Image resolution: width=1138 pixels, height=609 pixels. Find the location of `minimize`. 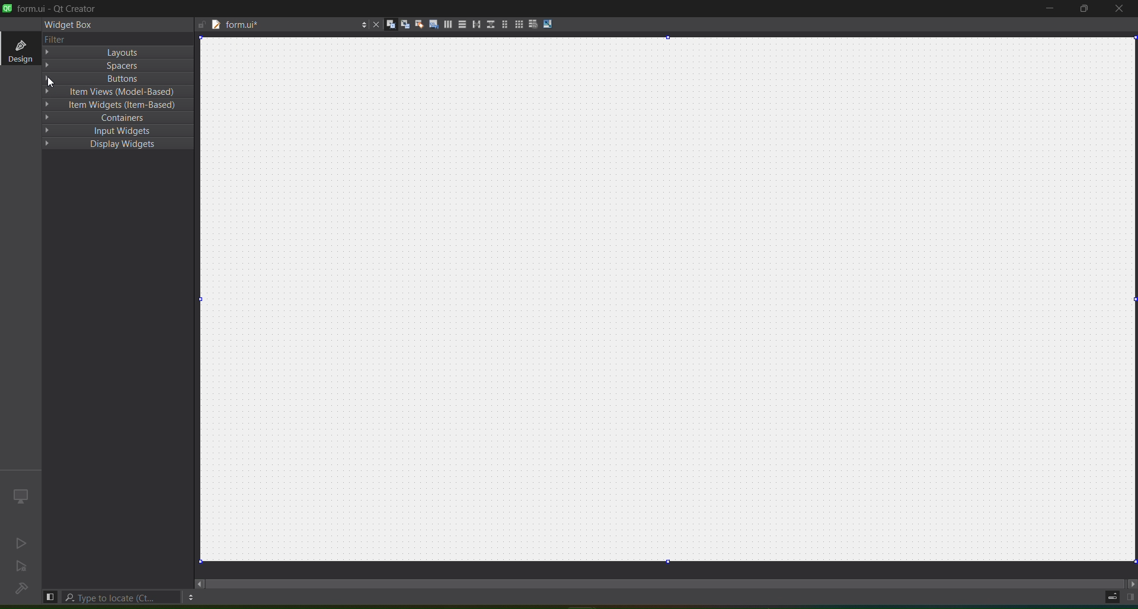

minimize is located at coordinates (1050, 9).